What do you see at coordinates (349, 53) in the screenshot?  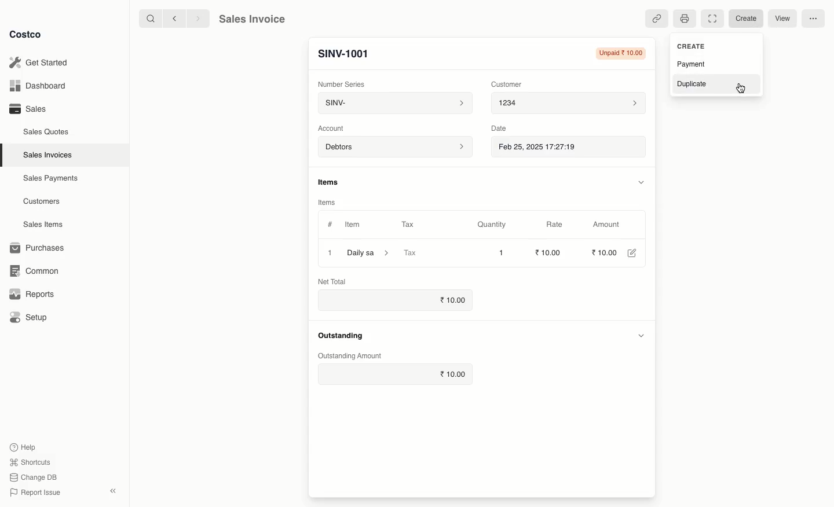 I see `SINV-1001` at bounding box center [349, 53].